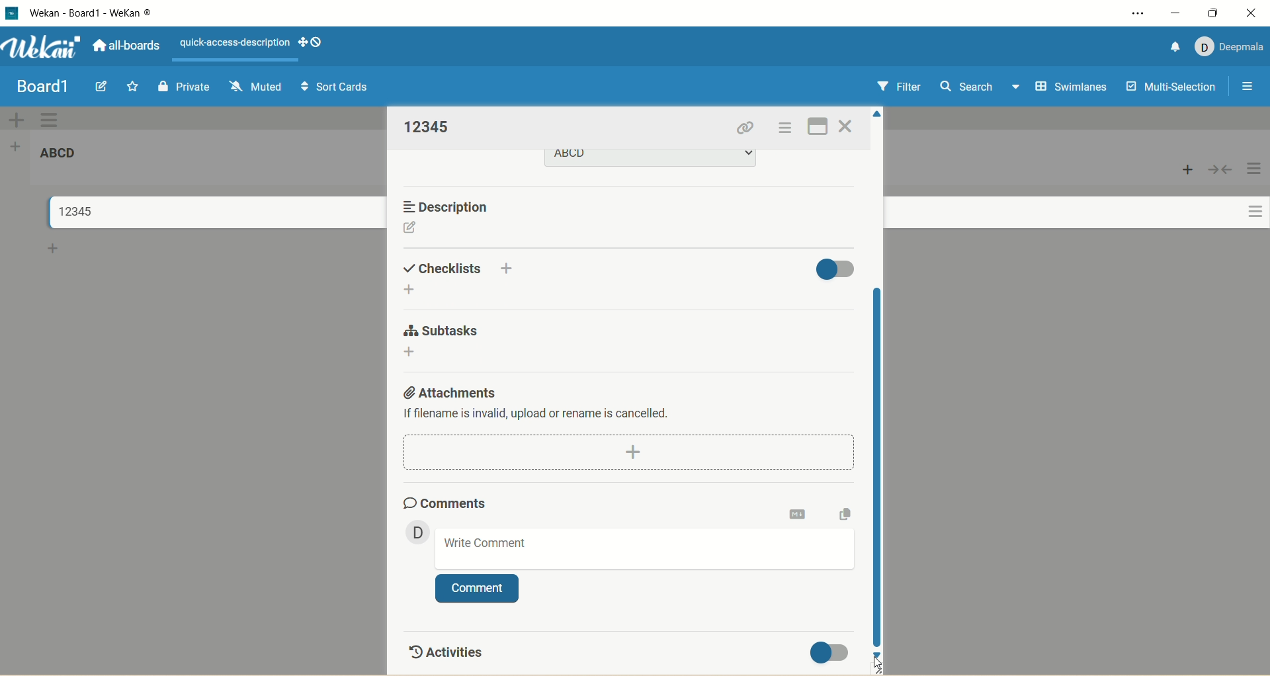 Image resolution: width=1270 pixels, height=676 pixels. What do you see at coordinates (11, 14) in the screenshot?
I see `logo` at bounding box center [11, 14].